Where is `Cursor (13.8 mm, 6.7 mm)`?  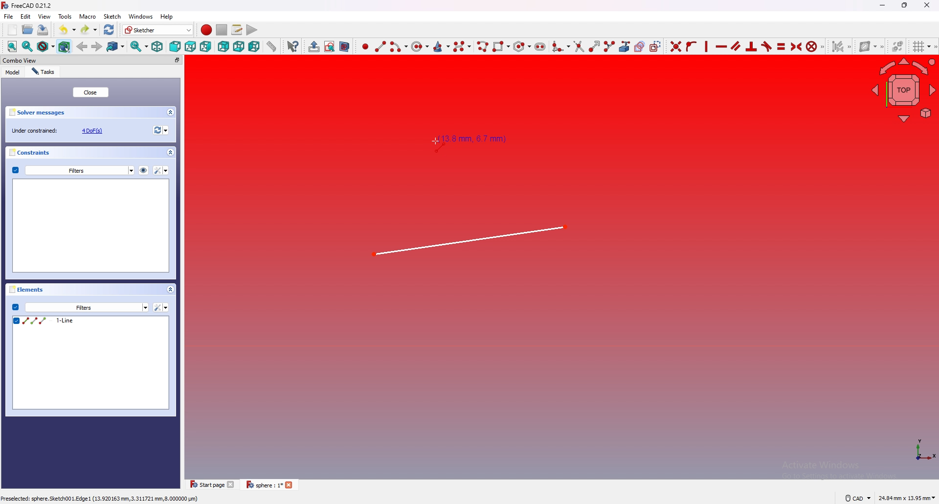
Cursor (13.8 mm, 6.7 mm) is located at coordinates (469, 141).